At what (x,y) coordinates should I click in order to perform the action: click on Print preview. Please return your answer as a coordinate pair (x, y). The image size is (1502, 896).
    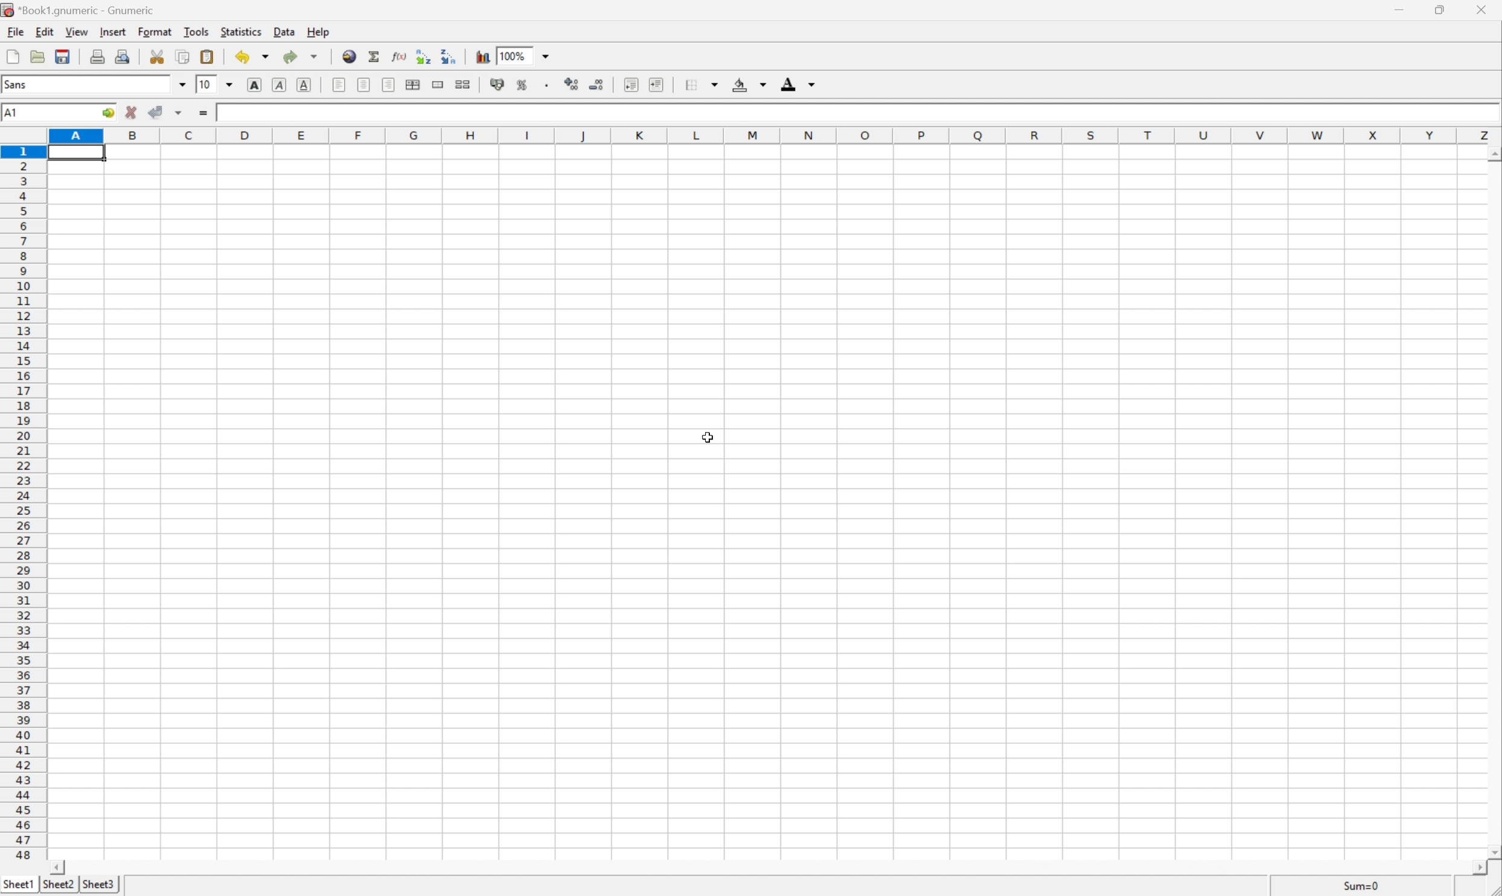
    Looking at the image, I should click on (121, 57).